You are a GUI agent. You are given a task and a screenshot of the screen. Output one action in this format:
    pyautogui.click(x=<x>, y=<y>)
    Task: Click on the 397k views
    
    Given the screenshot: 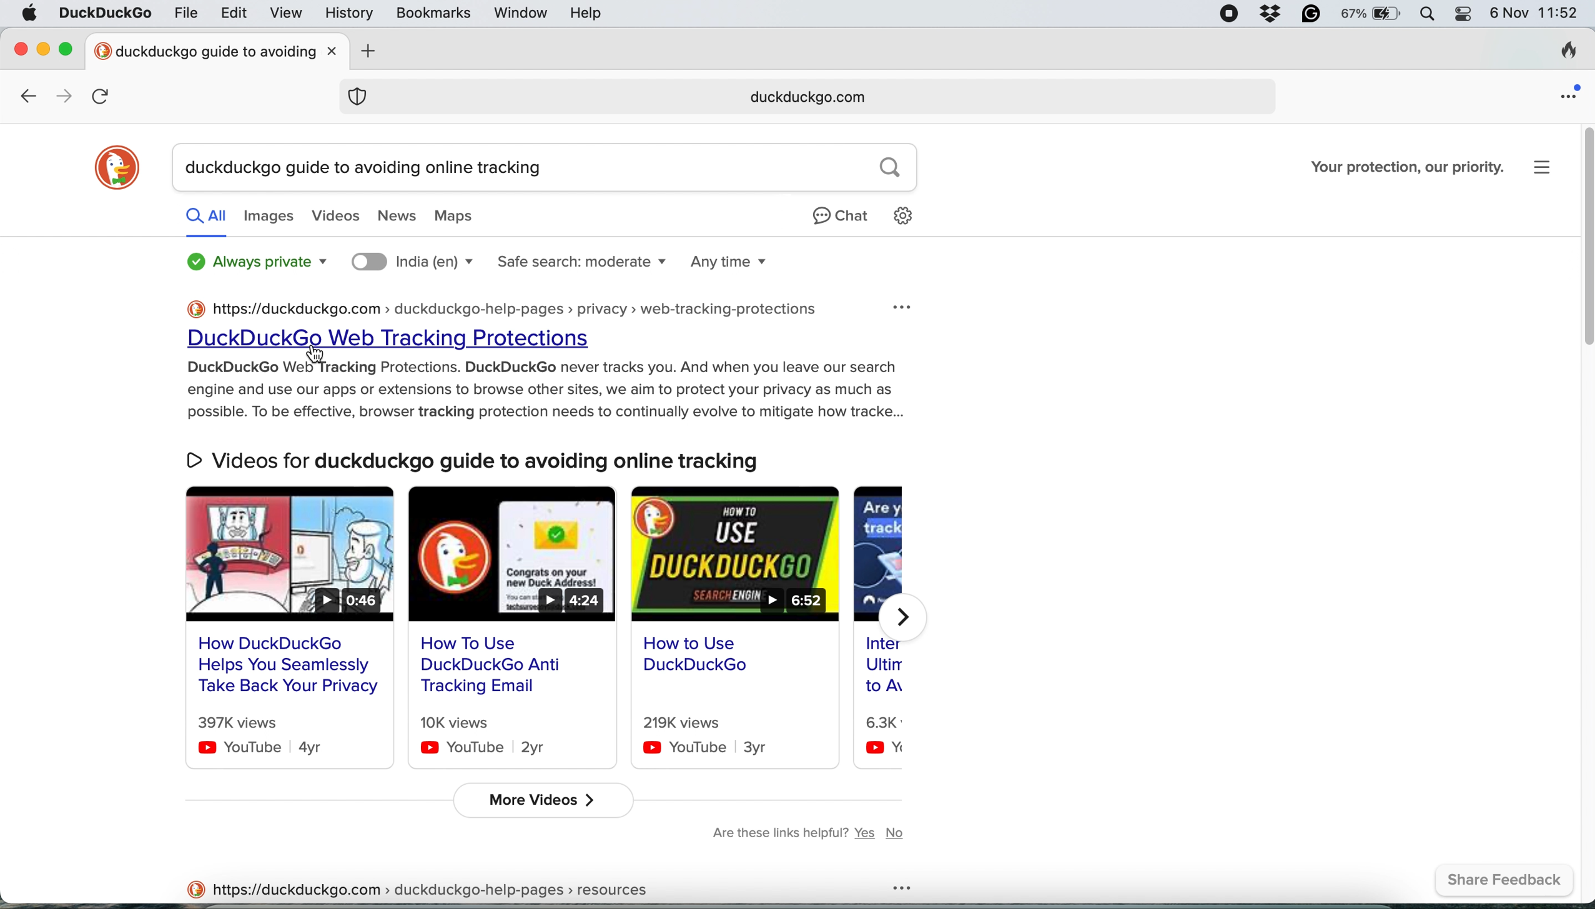 What is the action you would take?
    pyautogui.click(x=244, y=723)
    